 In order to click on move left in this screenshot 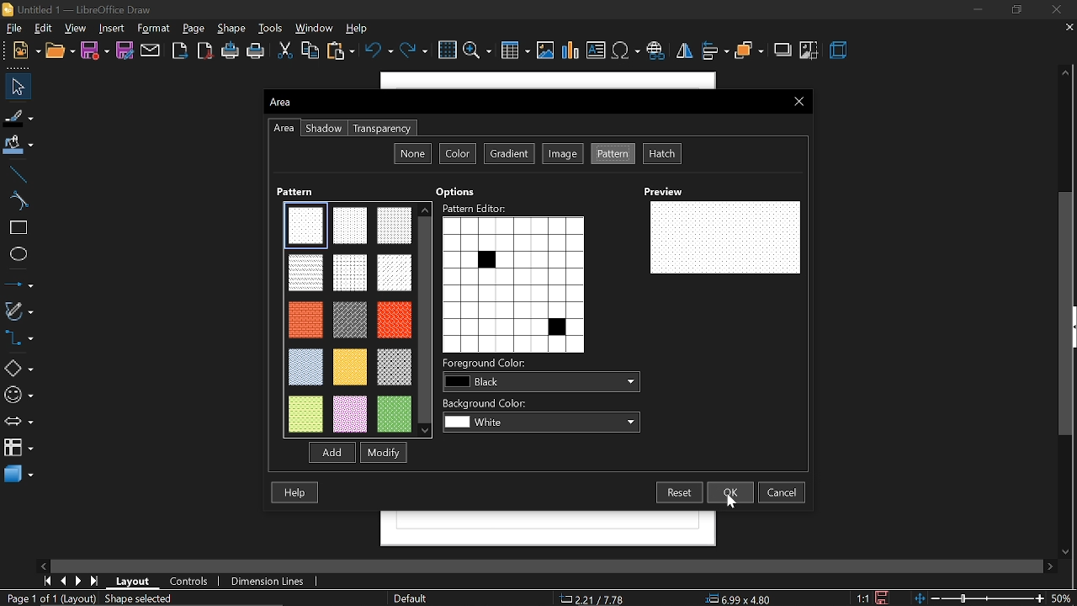, I will do `click(43, 565)`.